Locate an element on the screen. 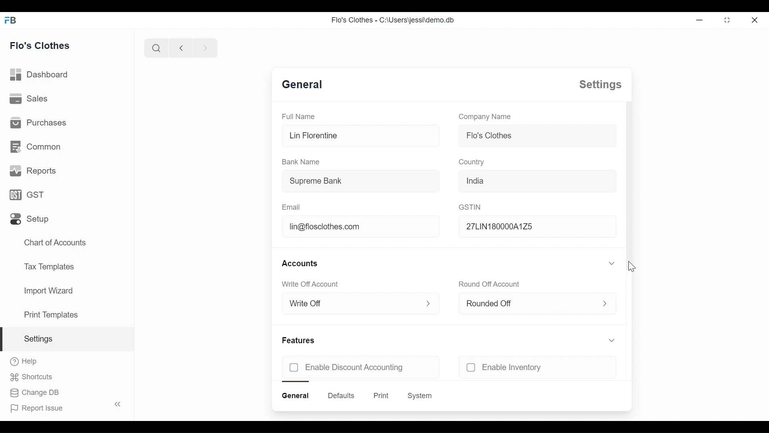 This screenshot has width=769, height=433. Purchases is located at coordinates (37, 123).